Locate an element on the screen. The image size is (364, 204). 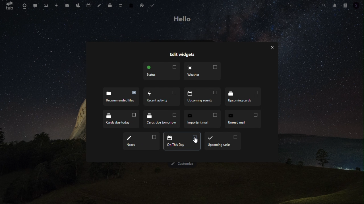
contacts is located at coordinates (78, 5).